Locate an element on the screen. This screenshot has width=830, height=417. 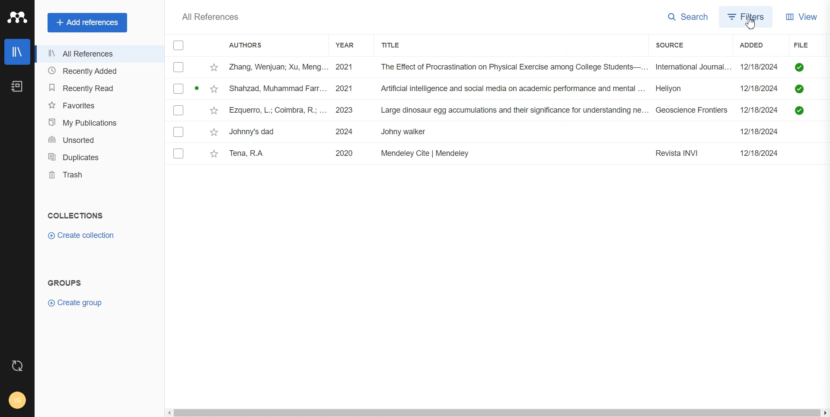
Added is located at coordinates (741, 46).